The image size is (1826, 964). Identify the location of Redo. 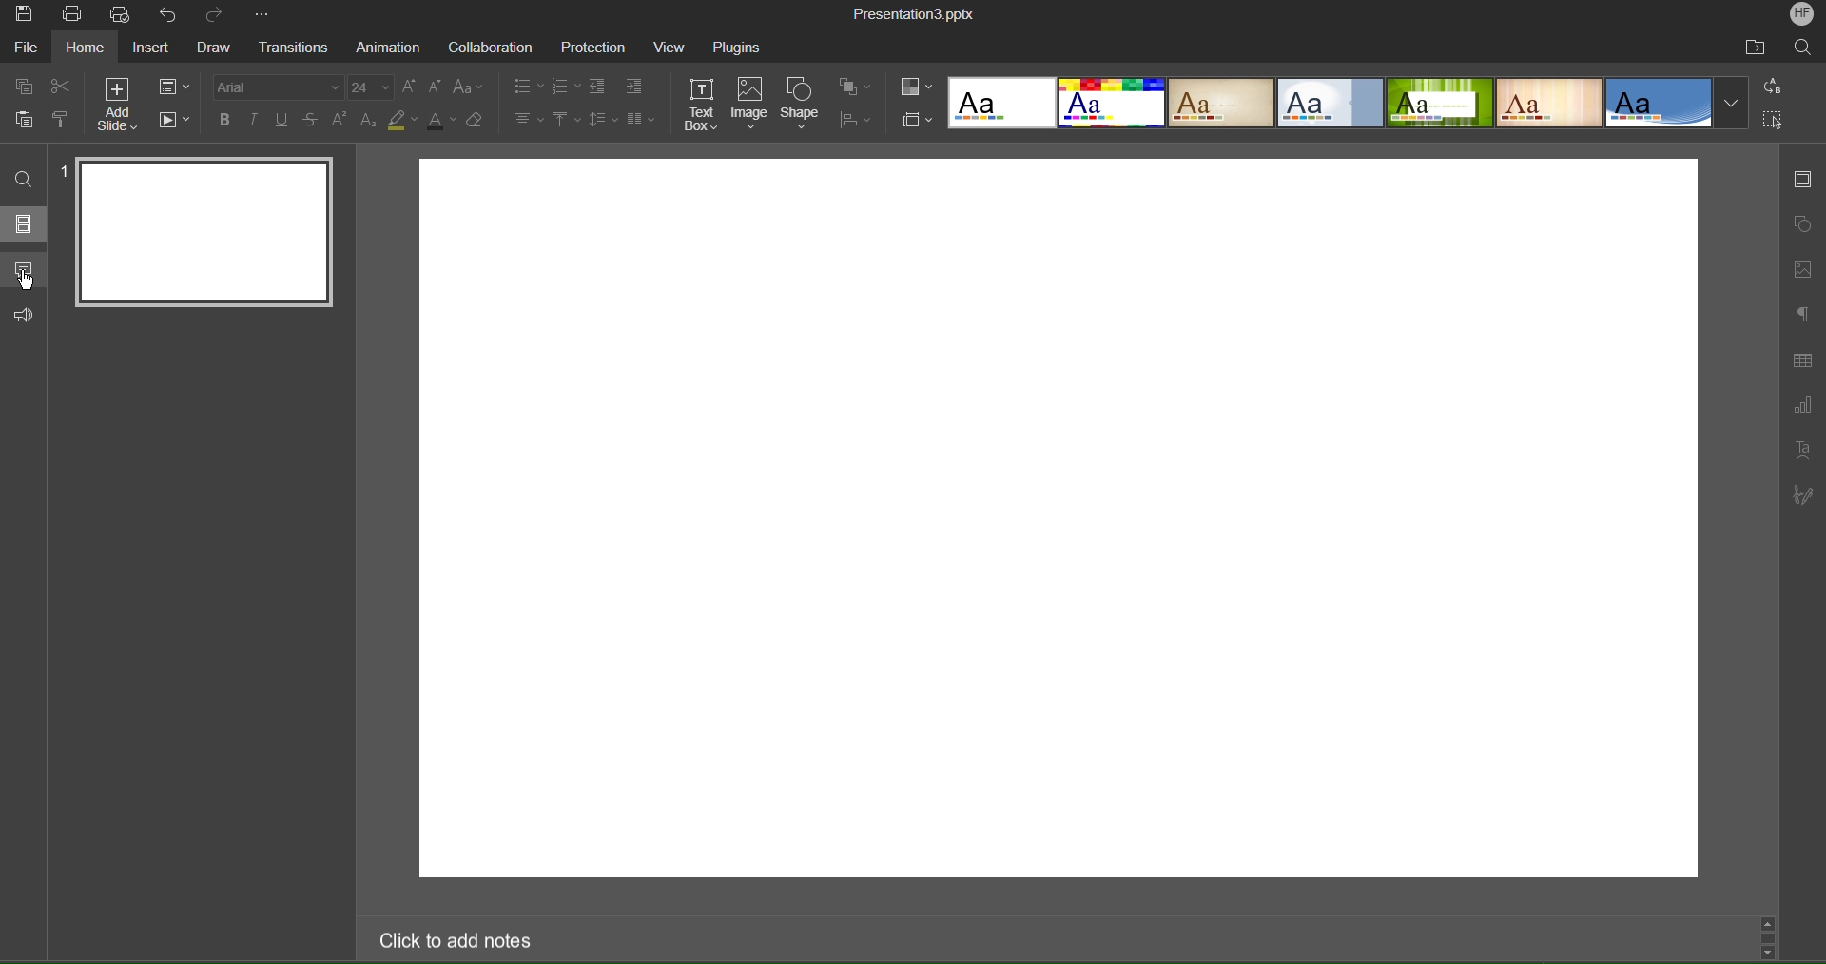
(218, 17).